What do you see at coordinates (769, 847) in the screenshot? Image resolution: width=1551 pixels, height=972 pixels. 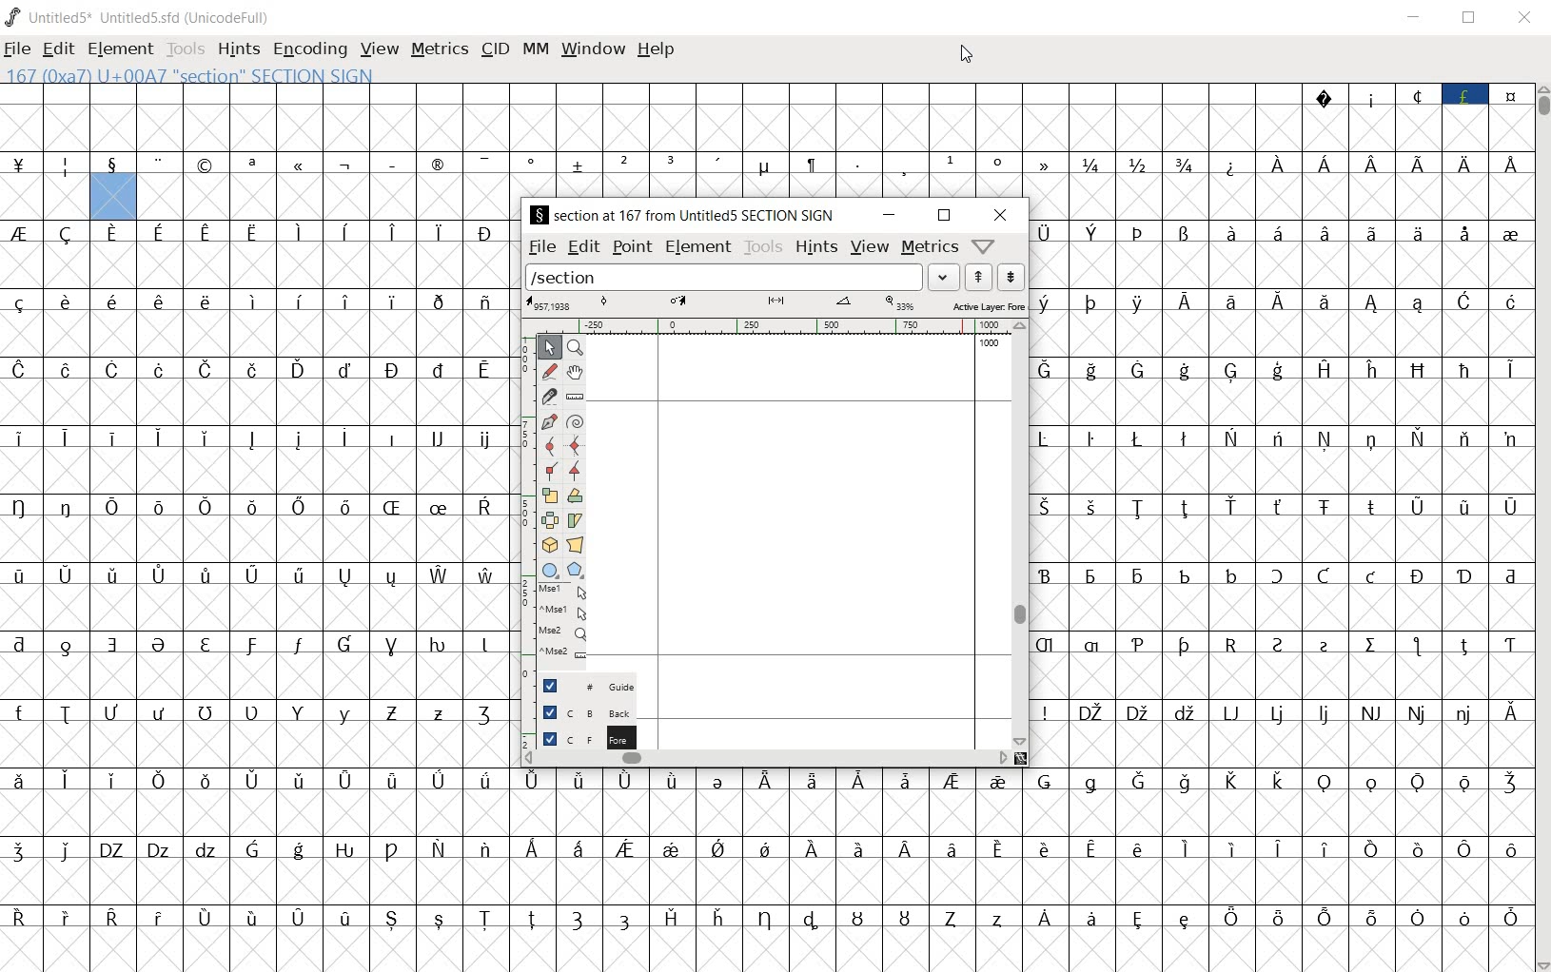 I see `special letters` at bounding box center [769, 847].